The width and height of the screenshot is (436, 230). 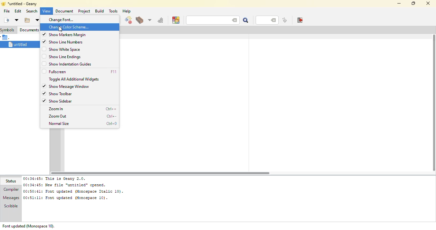 I want to click on line number, so click(x=264, y=20).